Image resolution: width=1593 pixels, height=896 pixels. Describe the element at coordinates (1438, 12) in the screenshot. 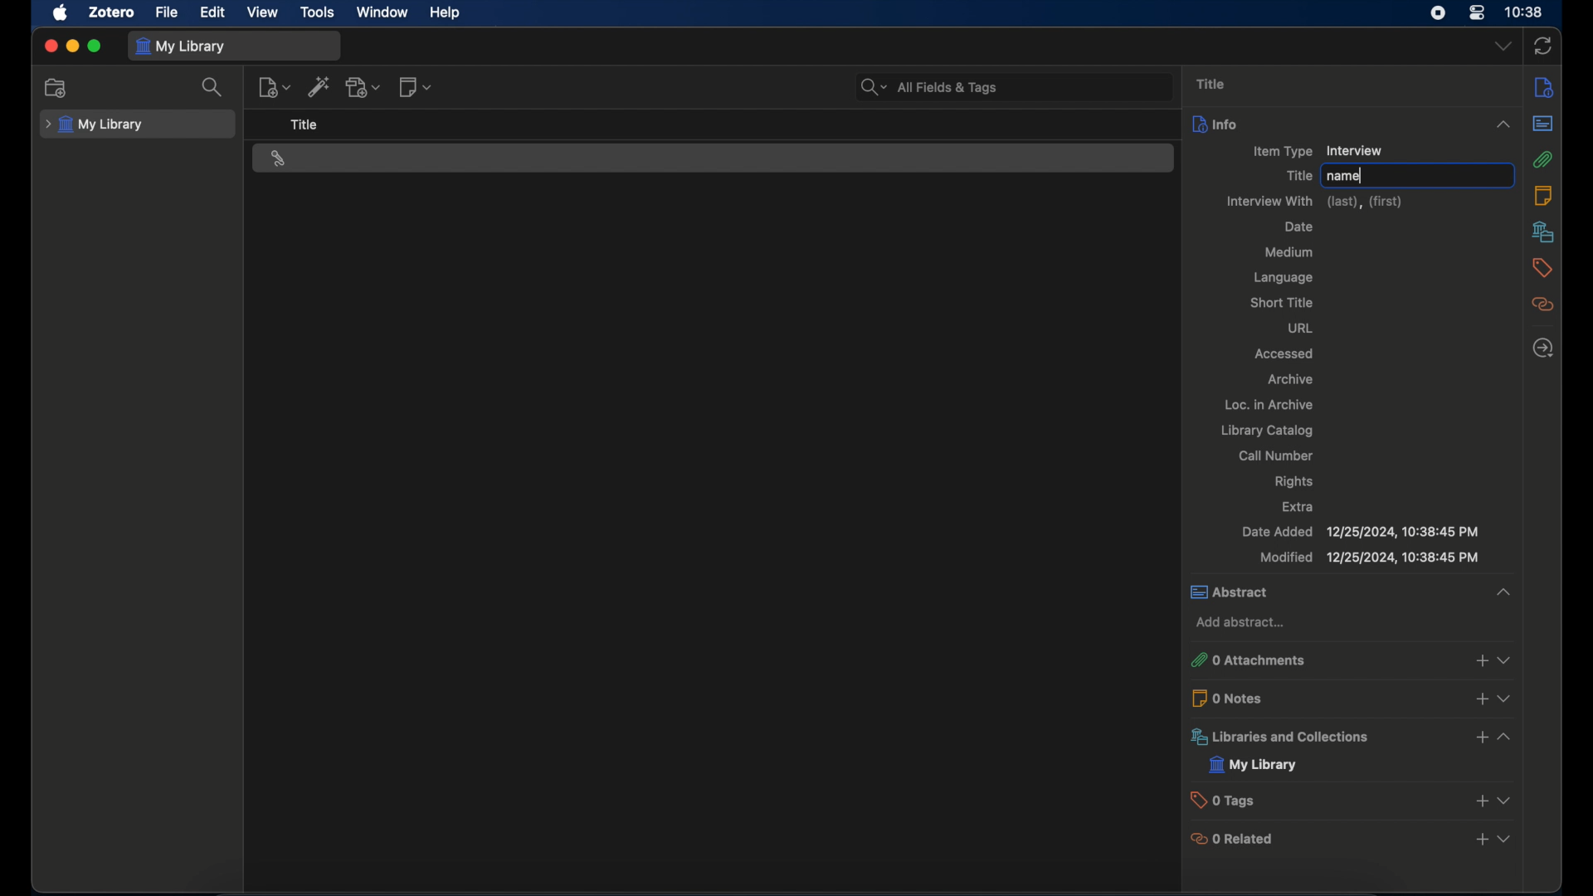

I see `screen recorder` at that location.